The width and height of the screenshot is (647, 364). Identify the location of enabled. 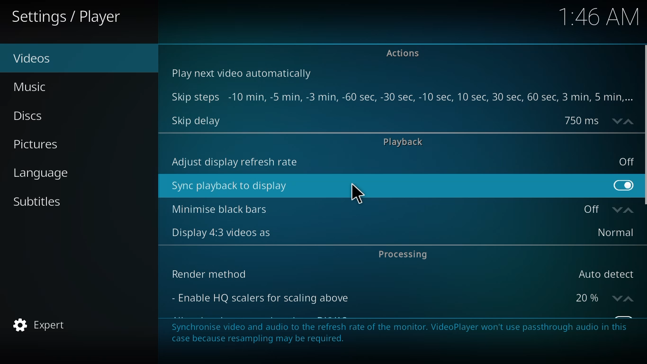
(622, 185).